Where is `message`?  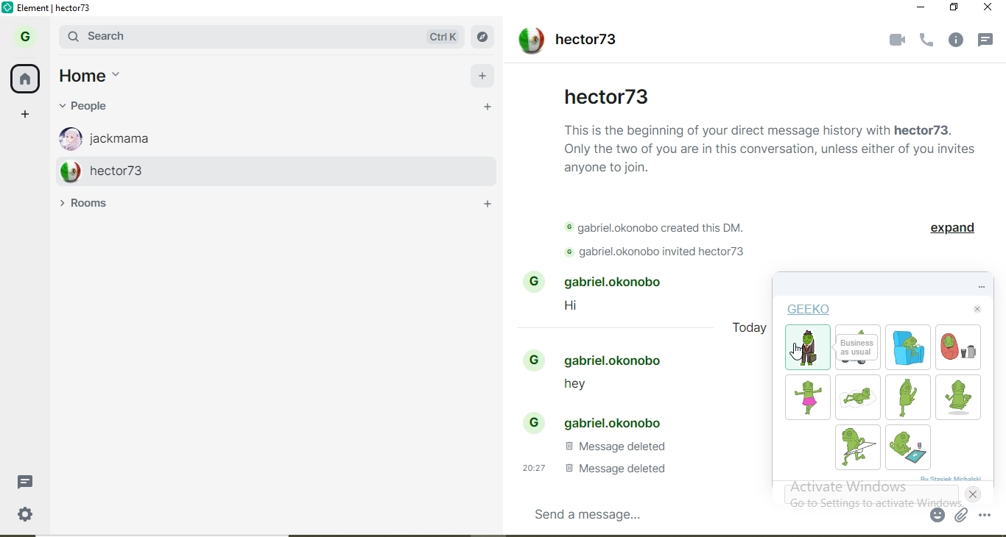
message is located at coordinates (31, 481).